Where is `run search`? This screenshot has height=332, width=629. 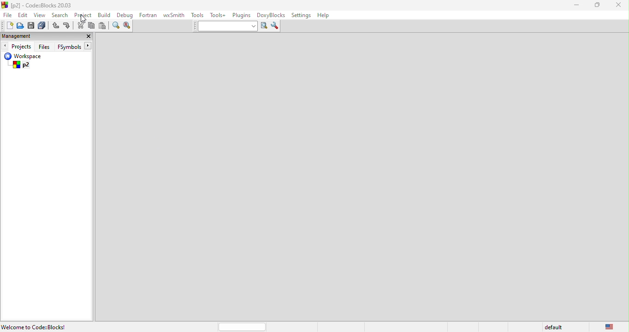 run search is located at coordinates (263, 26).